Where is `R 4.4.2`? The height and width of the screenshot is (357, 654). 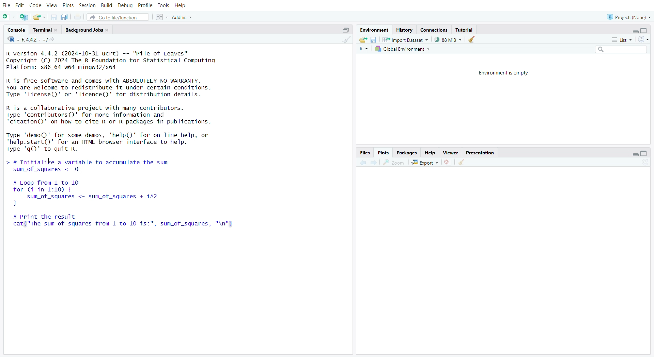
R 4.4.2 is located at coordinates (26, 40).